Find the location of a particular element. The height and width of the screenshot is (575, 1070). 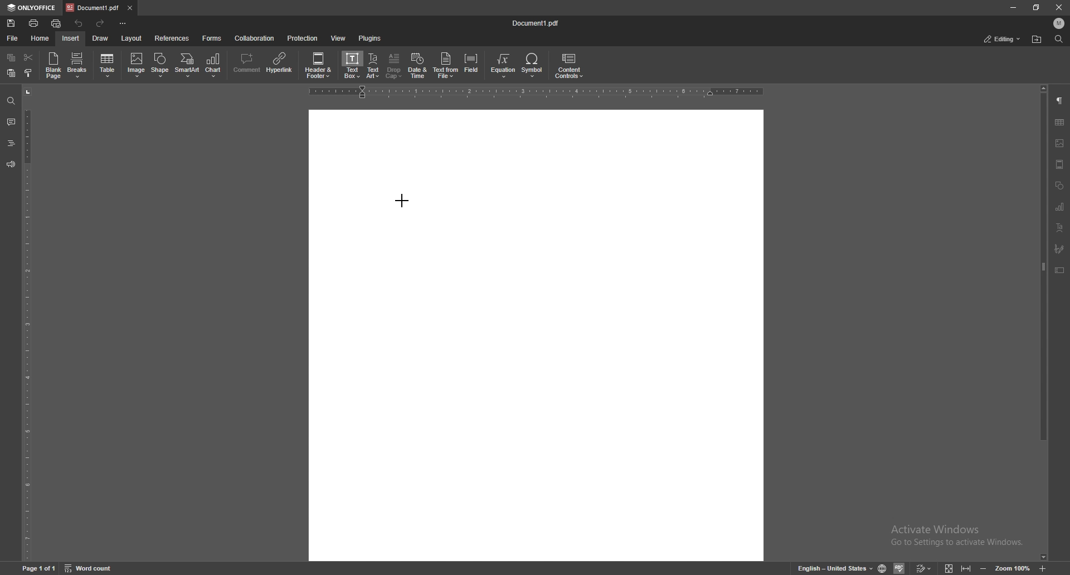

layout is located at coordinates (133, 39).